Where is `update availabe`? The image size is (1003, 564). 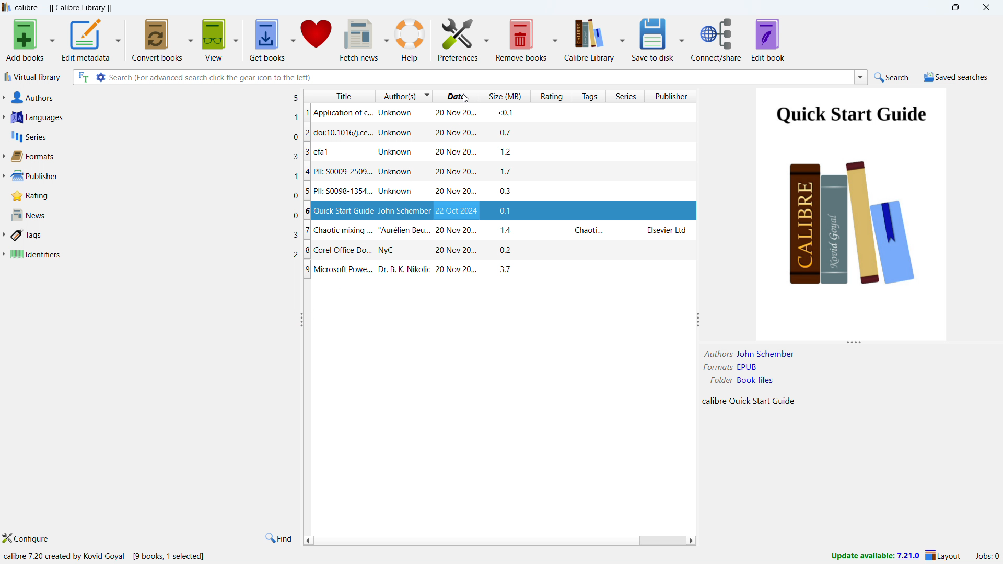 update availabe is located at coordinates (874, 556).